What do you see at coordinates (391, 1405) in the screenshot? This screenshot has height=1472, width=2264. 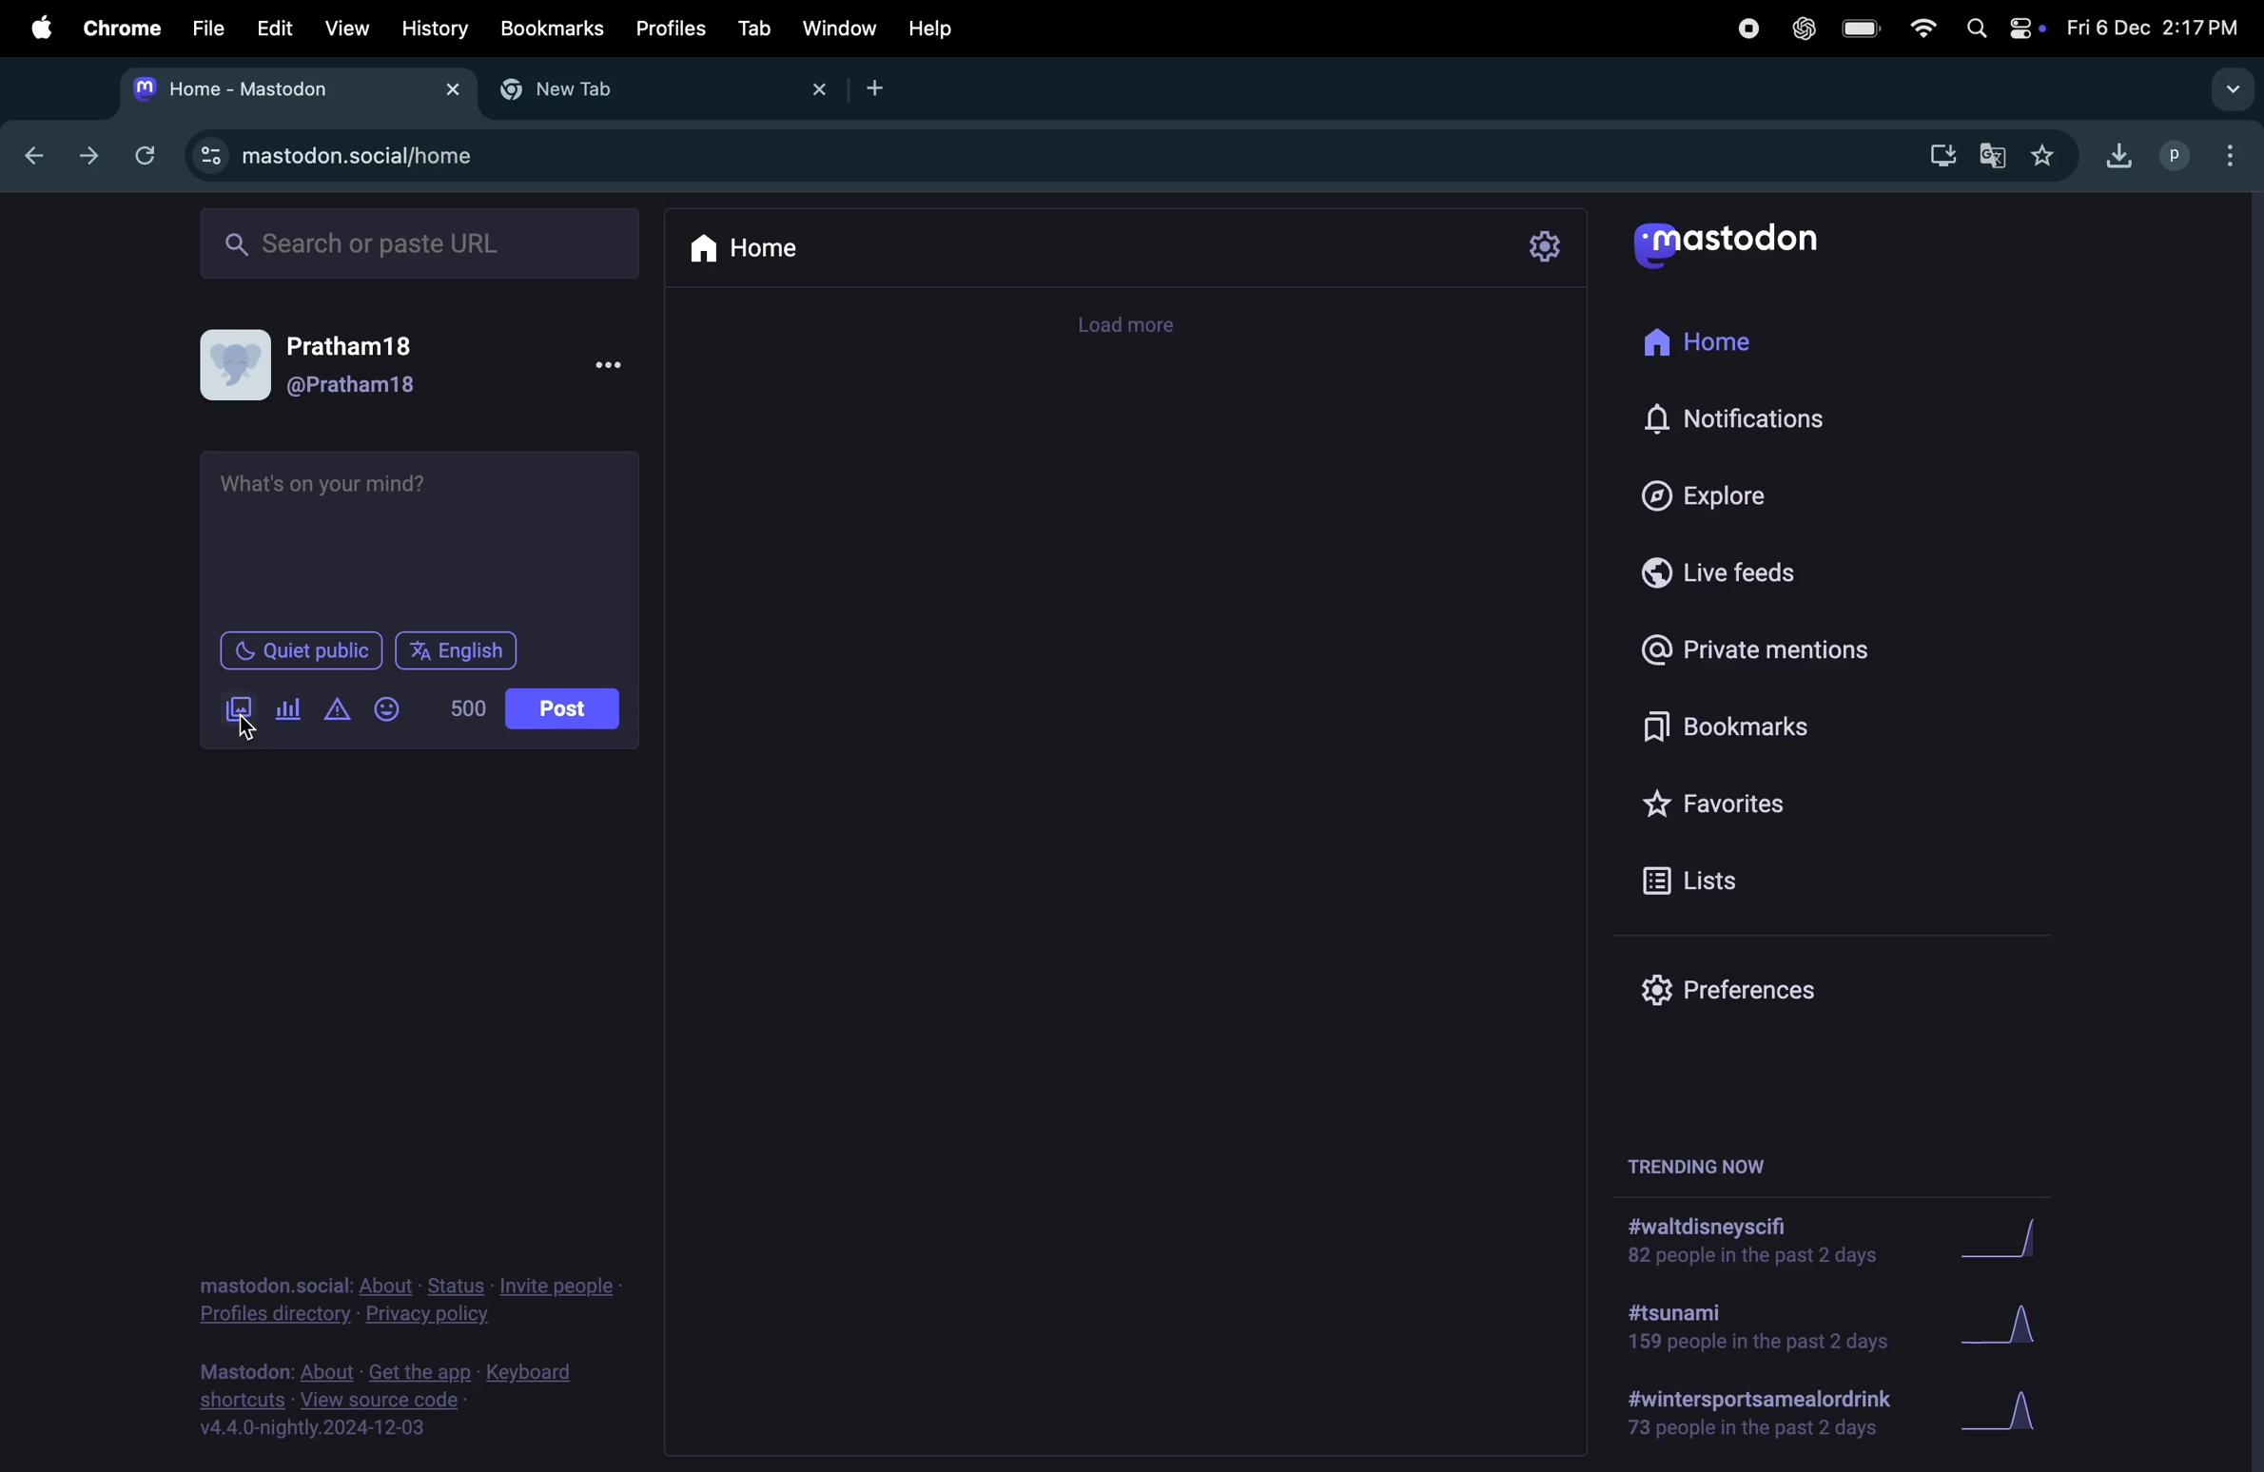 I see `view source code` at bounding box center [391, 1405].